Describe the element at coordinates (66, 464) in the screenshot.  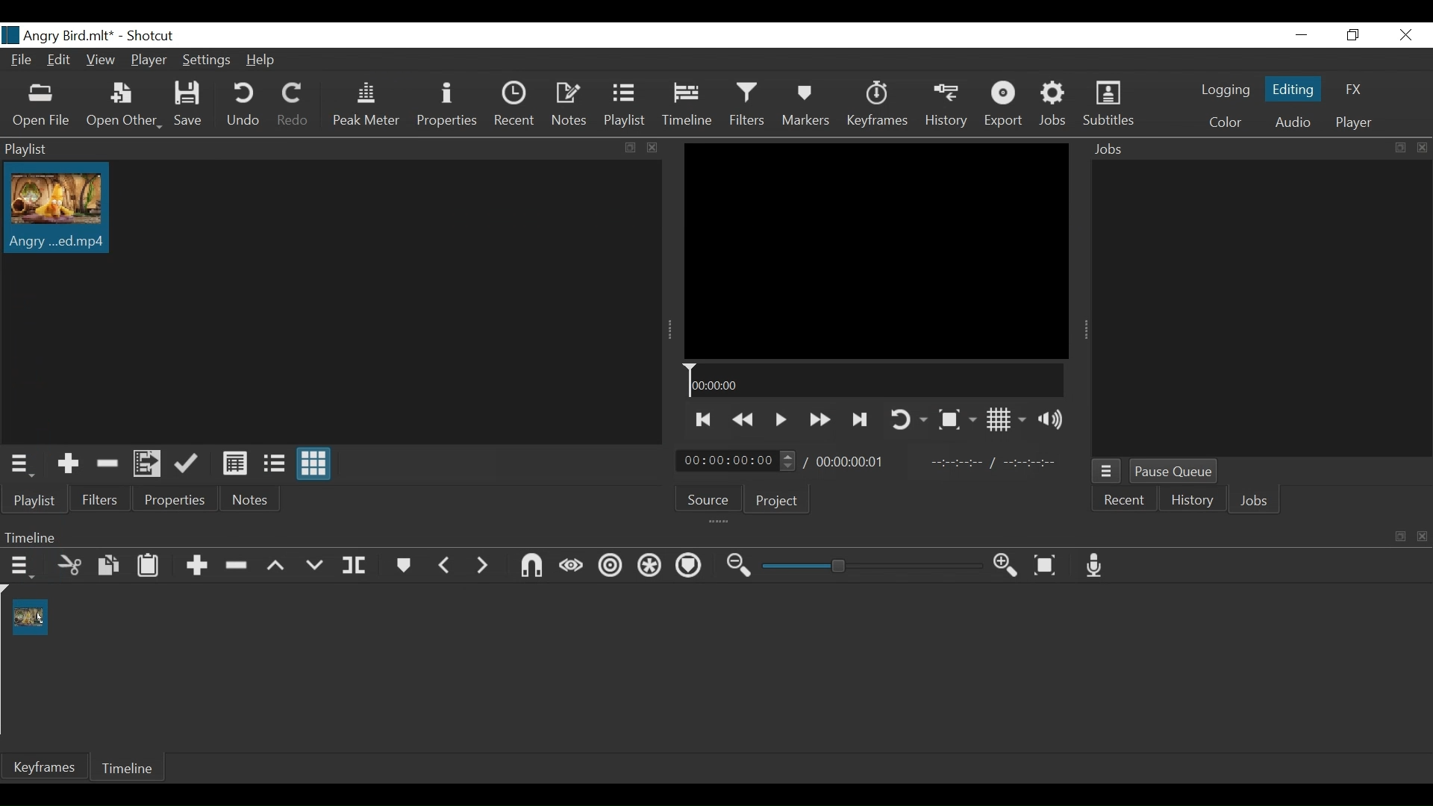
I see `Add the Source to the playlist` at that location.